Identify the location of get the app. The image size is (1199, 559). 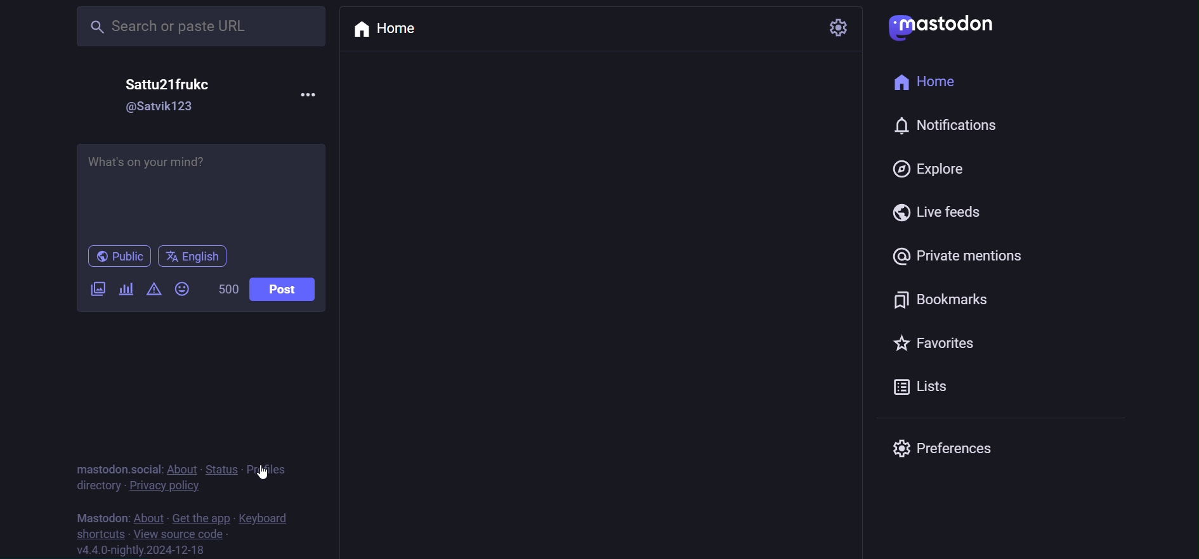
(200, 515).